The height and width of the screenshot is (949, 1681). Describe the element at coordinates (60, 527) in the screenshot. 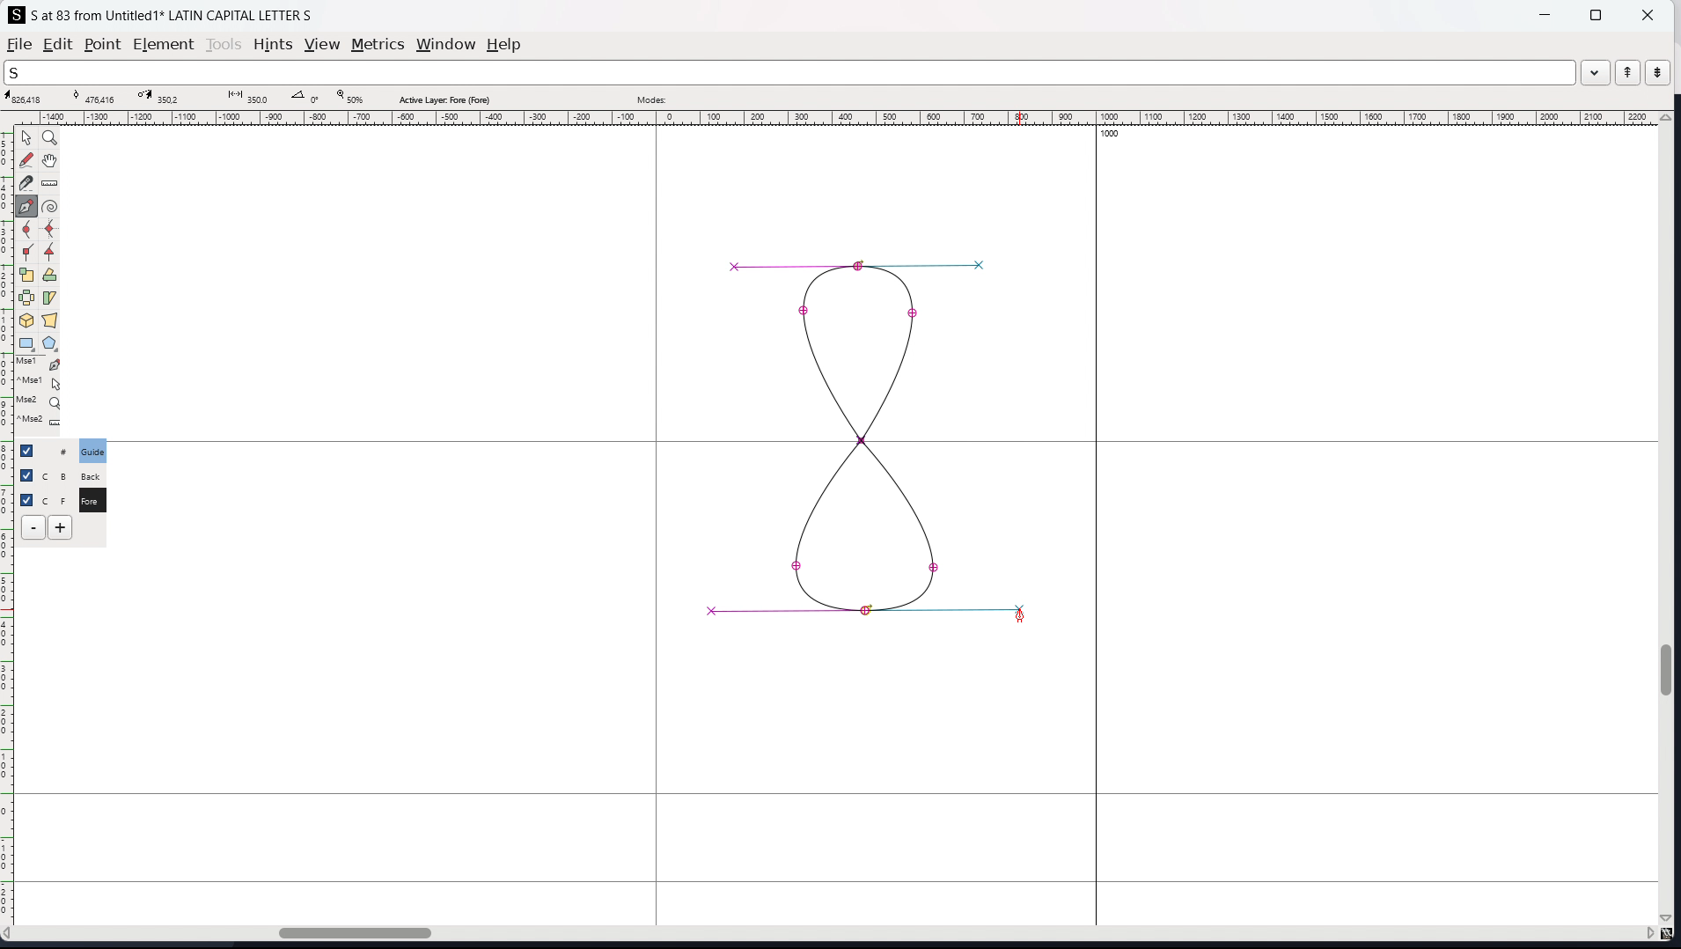

I see `add layers` at that location.